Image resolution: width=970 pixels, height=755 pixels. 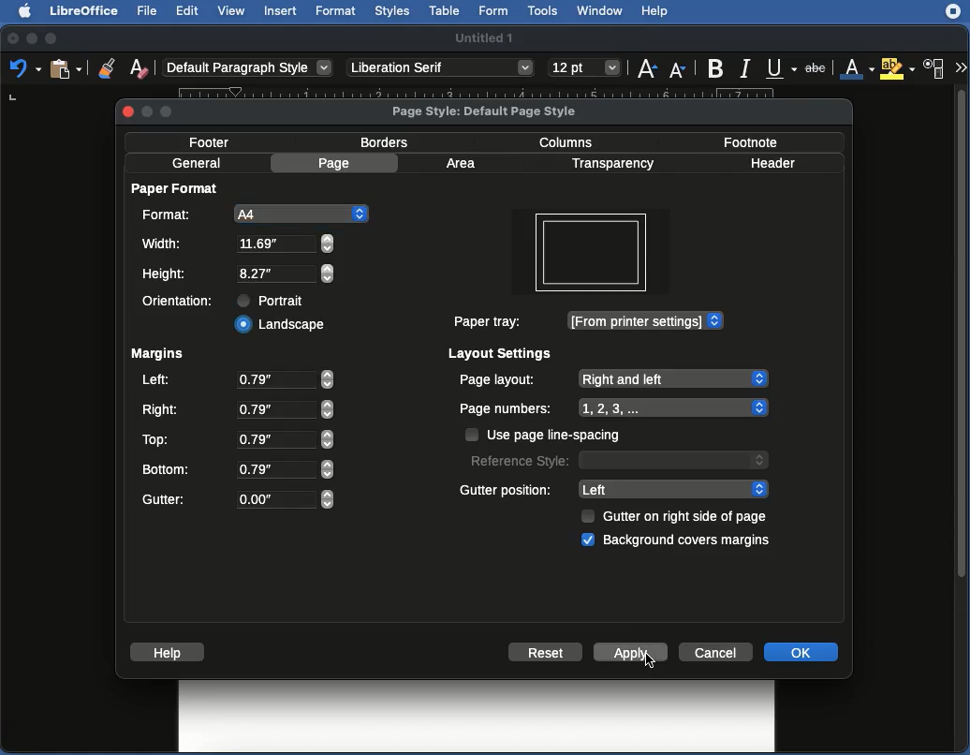 I want to click on Underline, so click(x=778, y=67).